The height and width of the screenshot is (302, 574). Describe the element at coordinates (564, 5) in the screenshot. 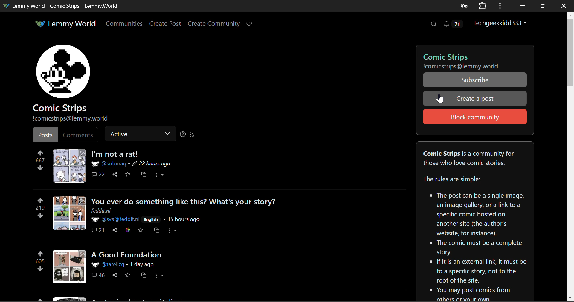

I see `Close Window` at that location.